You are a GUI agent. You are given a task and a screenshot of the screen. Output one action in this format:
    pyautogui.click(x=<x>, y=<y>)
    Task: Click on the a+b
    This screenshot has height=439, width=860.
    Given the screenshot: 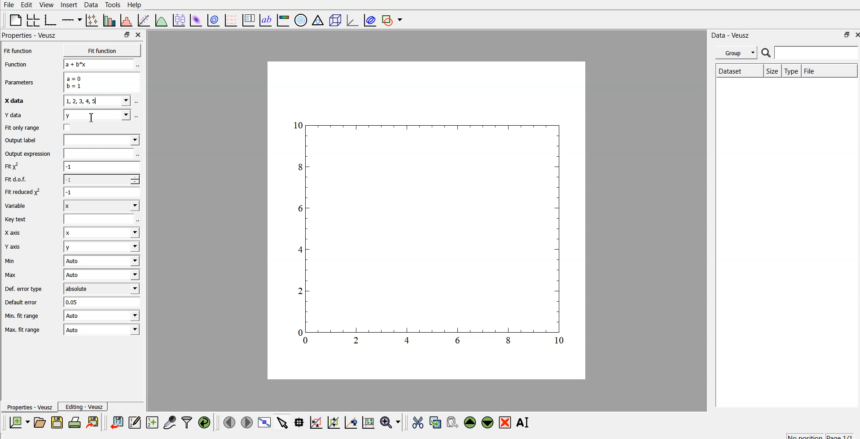 What is the action you would take?
    pyautogui.click(x=98, y=64)
    